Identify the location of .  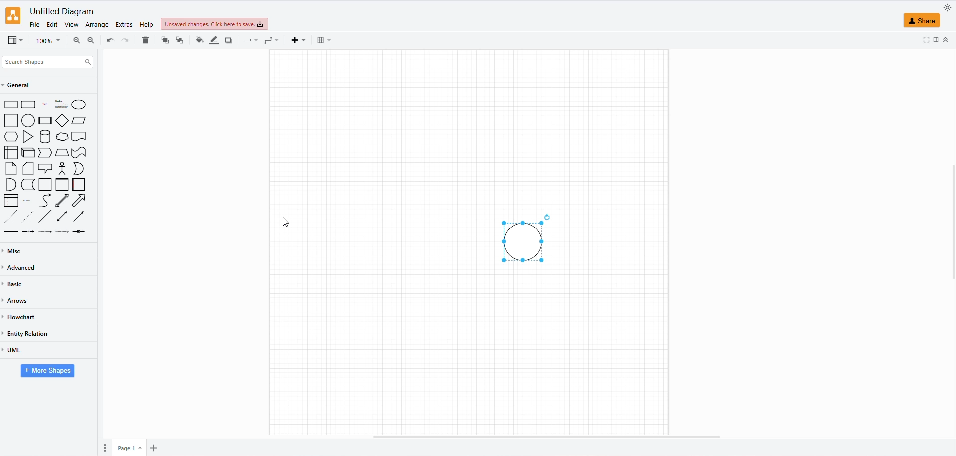
(80, 201).